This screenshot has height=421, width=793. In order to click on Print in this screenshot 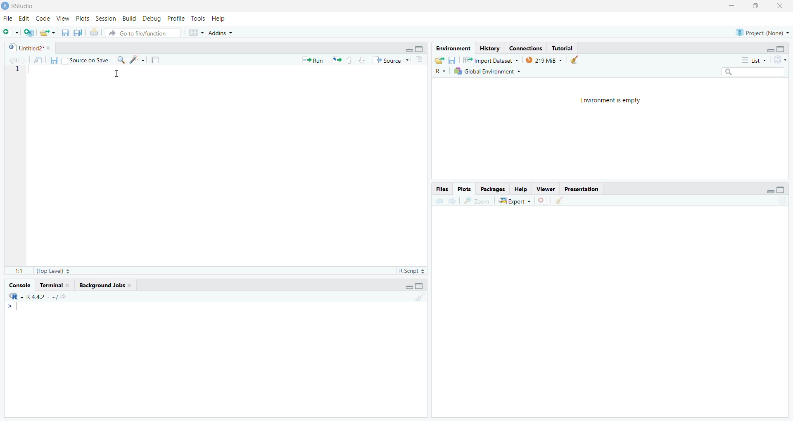, I will do `click(95, 32)`.